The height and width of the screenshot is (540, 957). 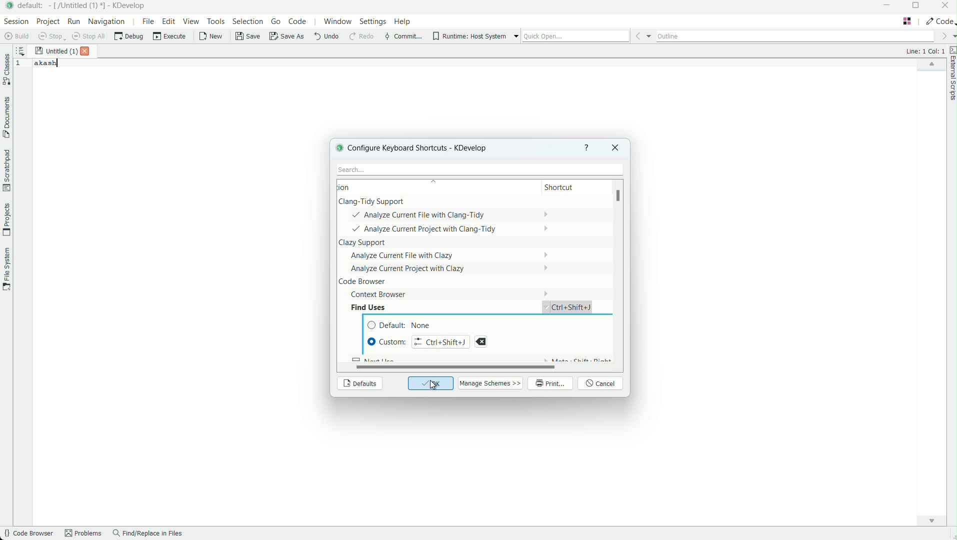 What do you see at coordinates (90, 36) in the screenshot?
I see `stop all` at bounding box center [90, 36].